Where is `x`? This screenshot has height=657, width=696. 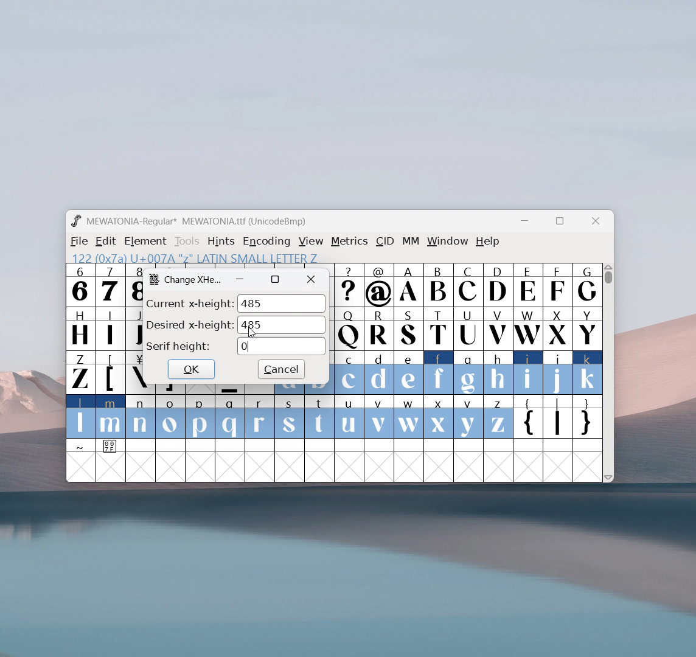
x is located at coordinates (439, 416).